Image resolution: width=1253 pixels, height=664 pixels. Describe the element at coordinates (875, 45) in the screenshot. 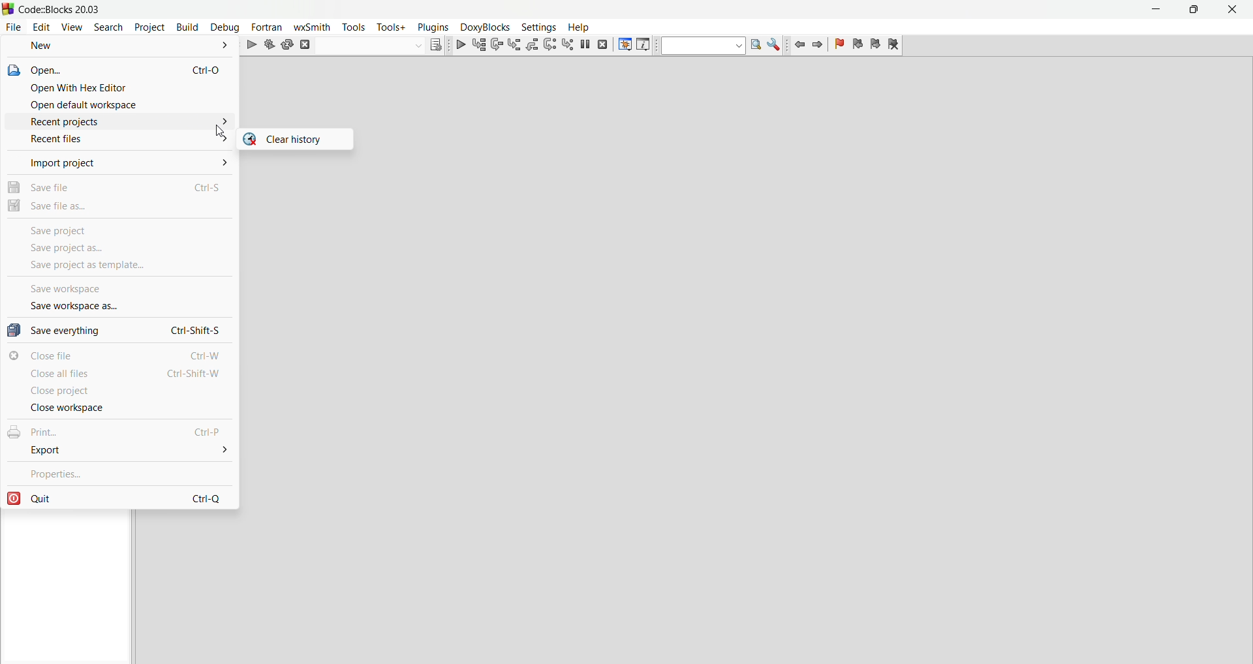

I see `next bookmark` at that location.